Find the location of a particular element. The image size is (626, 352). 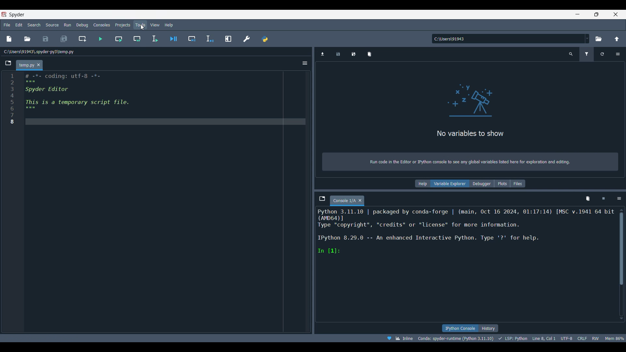

Preferences is located at coordinates (247, 39).